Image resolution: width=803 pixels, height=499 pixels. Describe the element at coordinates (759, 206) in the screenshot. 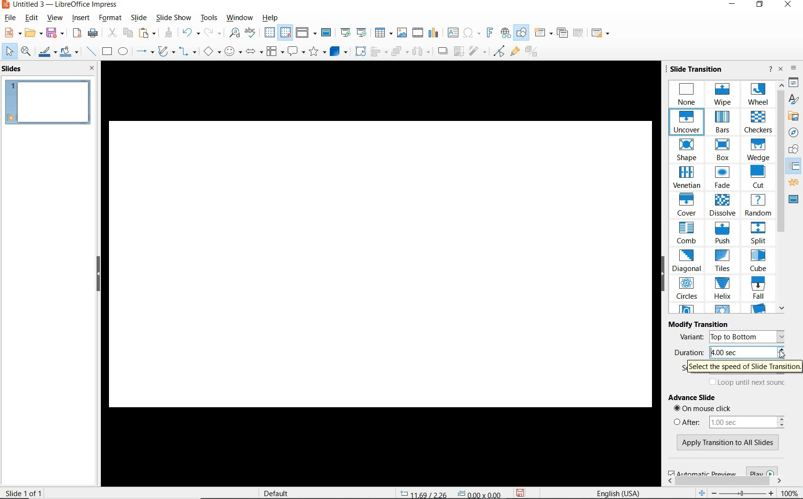

I see `RANDOM` at that location.